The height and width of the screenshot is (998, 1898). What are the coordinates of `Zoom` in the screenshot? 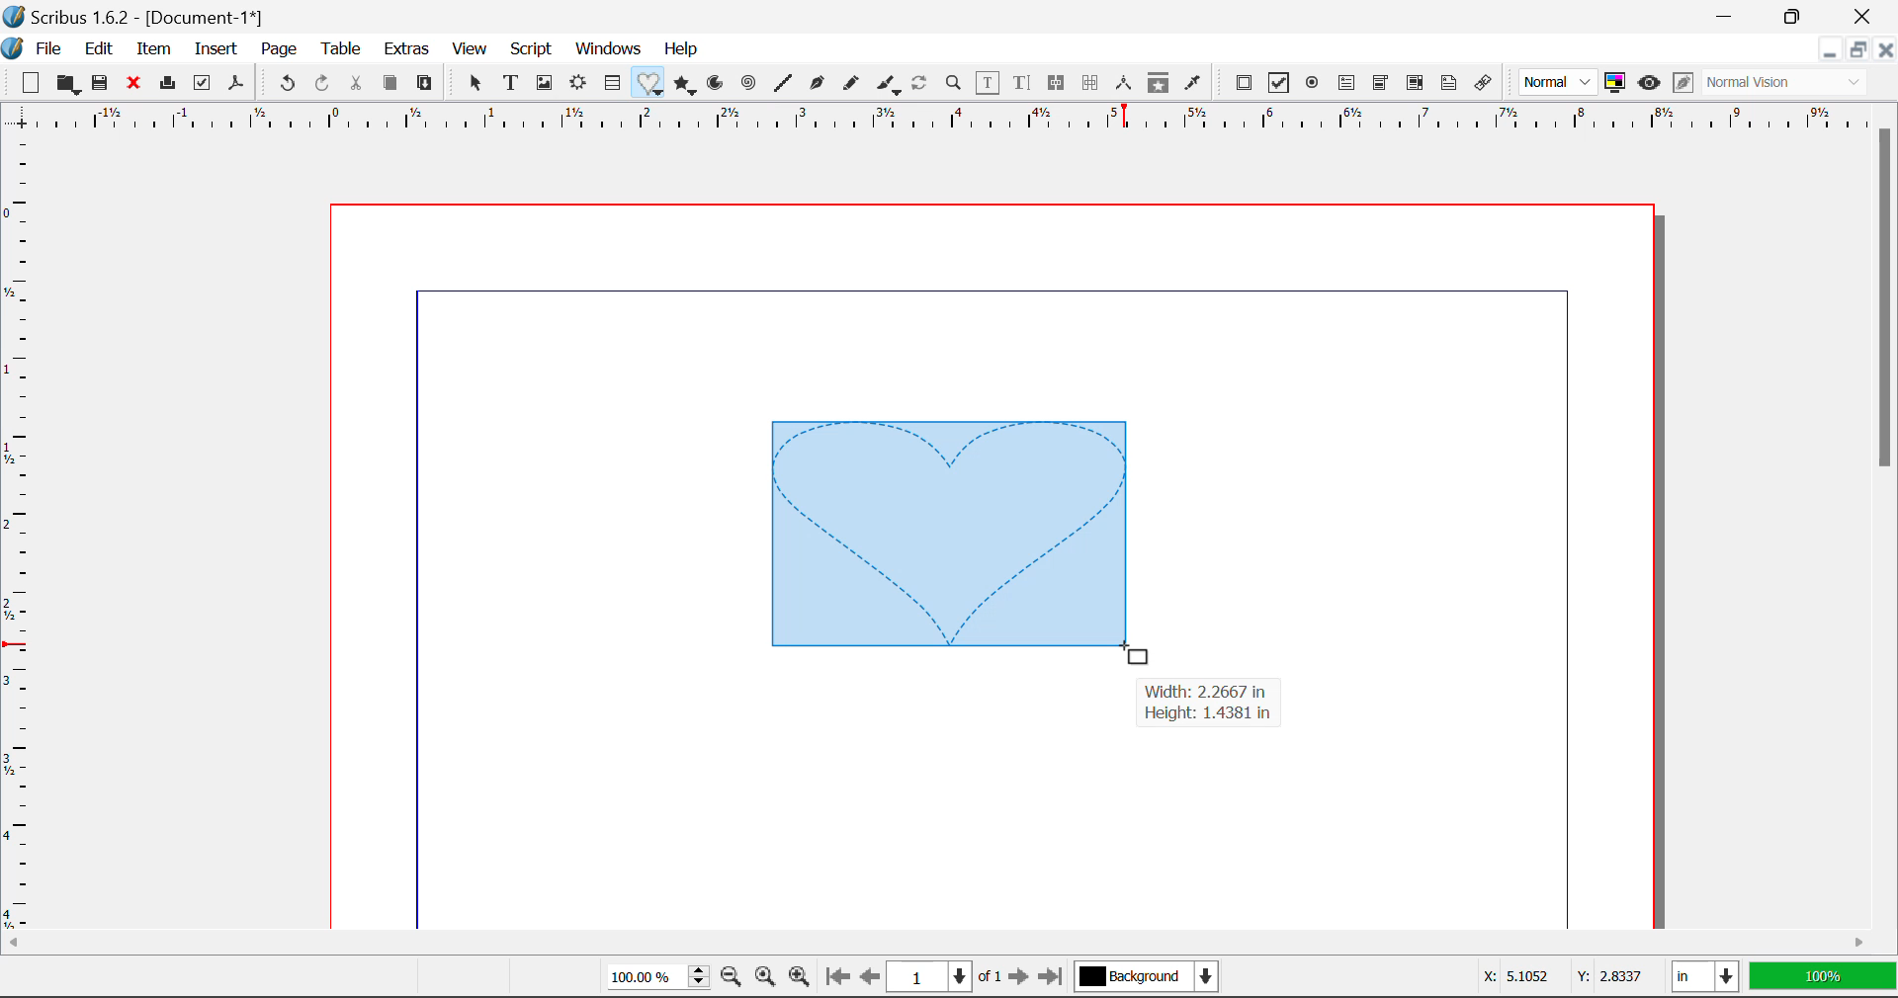 It's located at (956, 86).